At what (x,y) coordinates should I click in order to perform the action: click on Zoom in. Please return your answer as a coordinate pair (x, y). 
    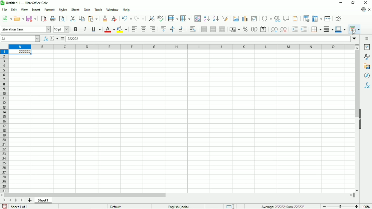
    Looking at the image, I should click on (356, 206).